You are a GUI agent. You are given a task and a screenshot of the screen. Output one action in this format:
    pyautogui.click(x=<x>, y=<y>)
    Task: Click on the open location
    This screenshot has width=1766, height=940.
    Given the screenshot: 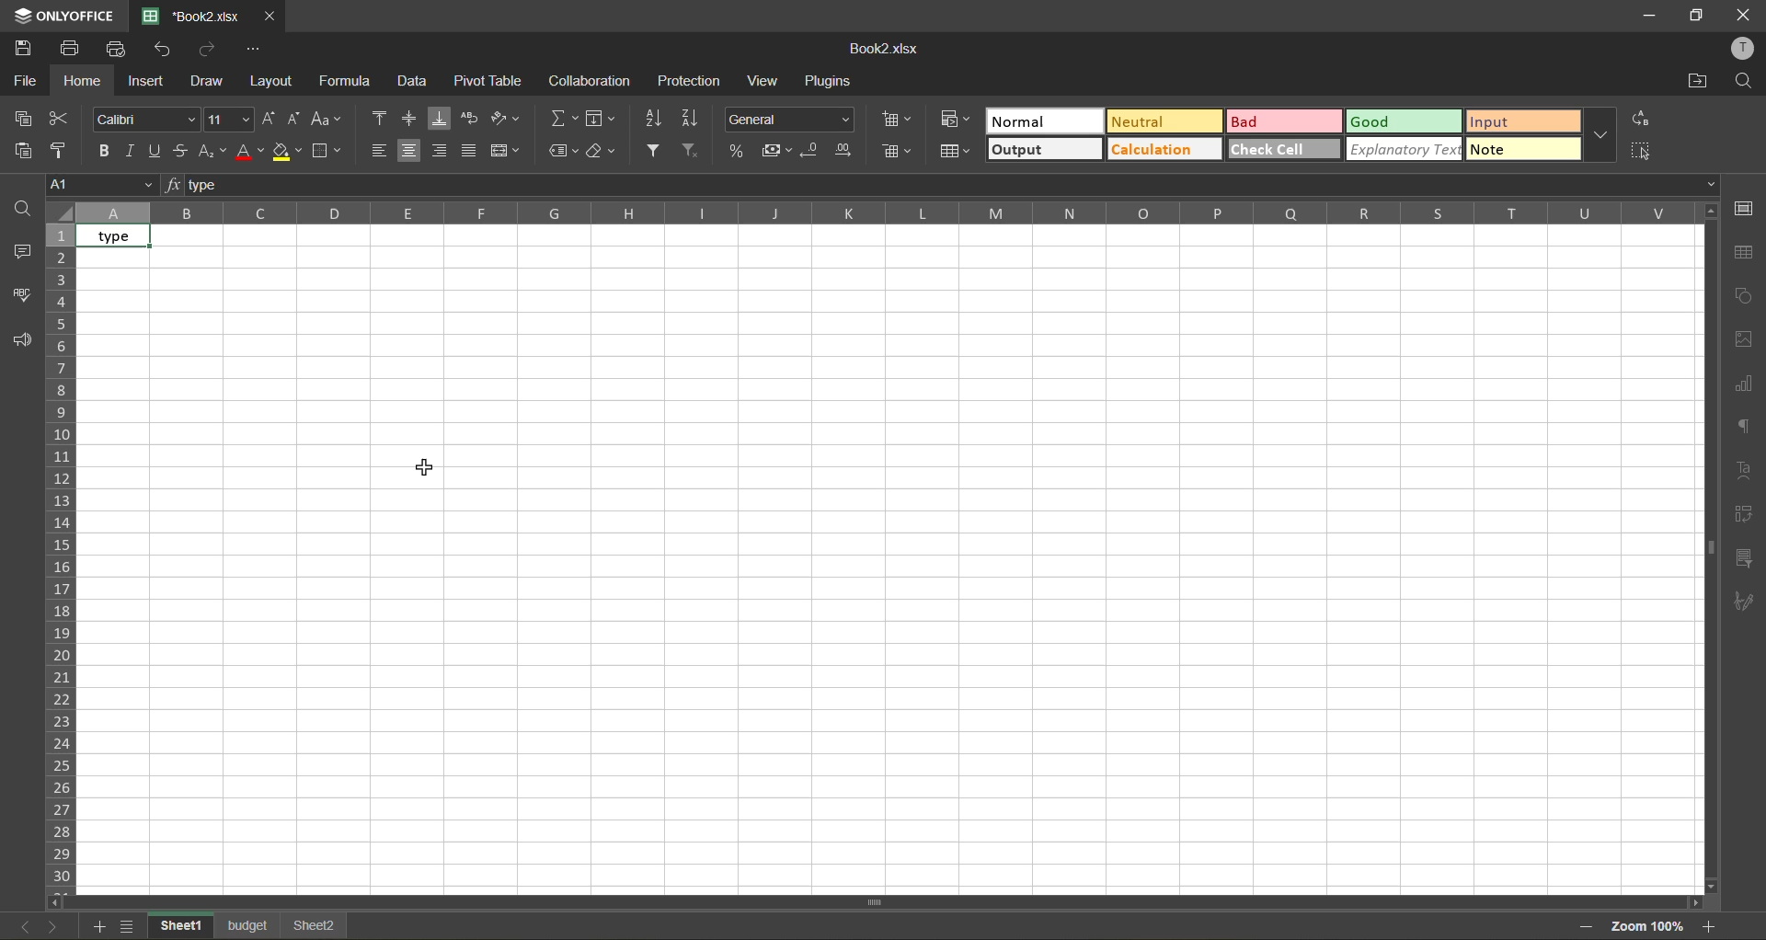 What is the action you would take?
    pyautogui.click(x=1690, y=82)
    